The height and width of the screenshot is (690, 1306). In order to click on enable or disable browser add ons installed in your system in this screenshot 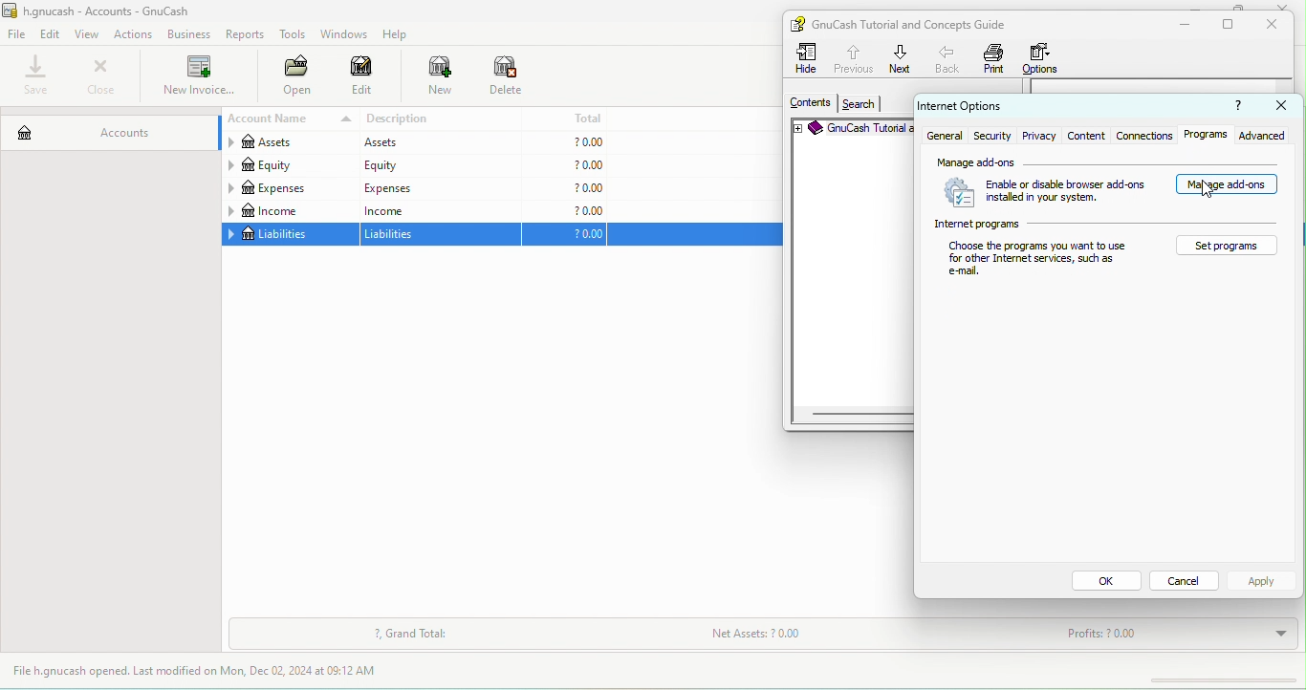, I will do `click(1045, 192)`.